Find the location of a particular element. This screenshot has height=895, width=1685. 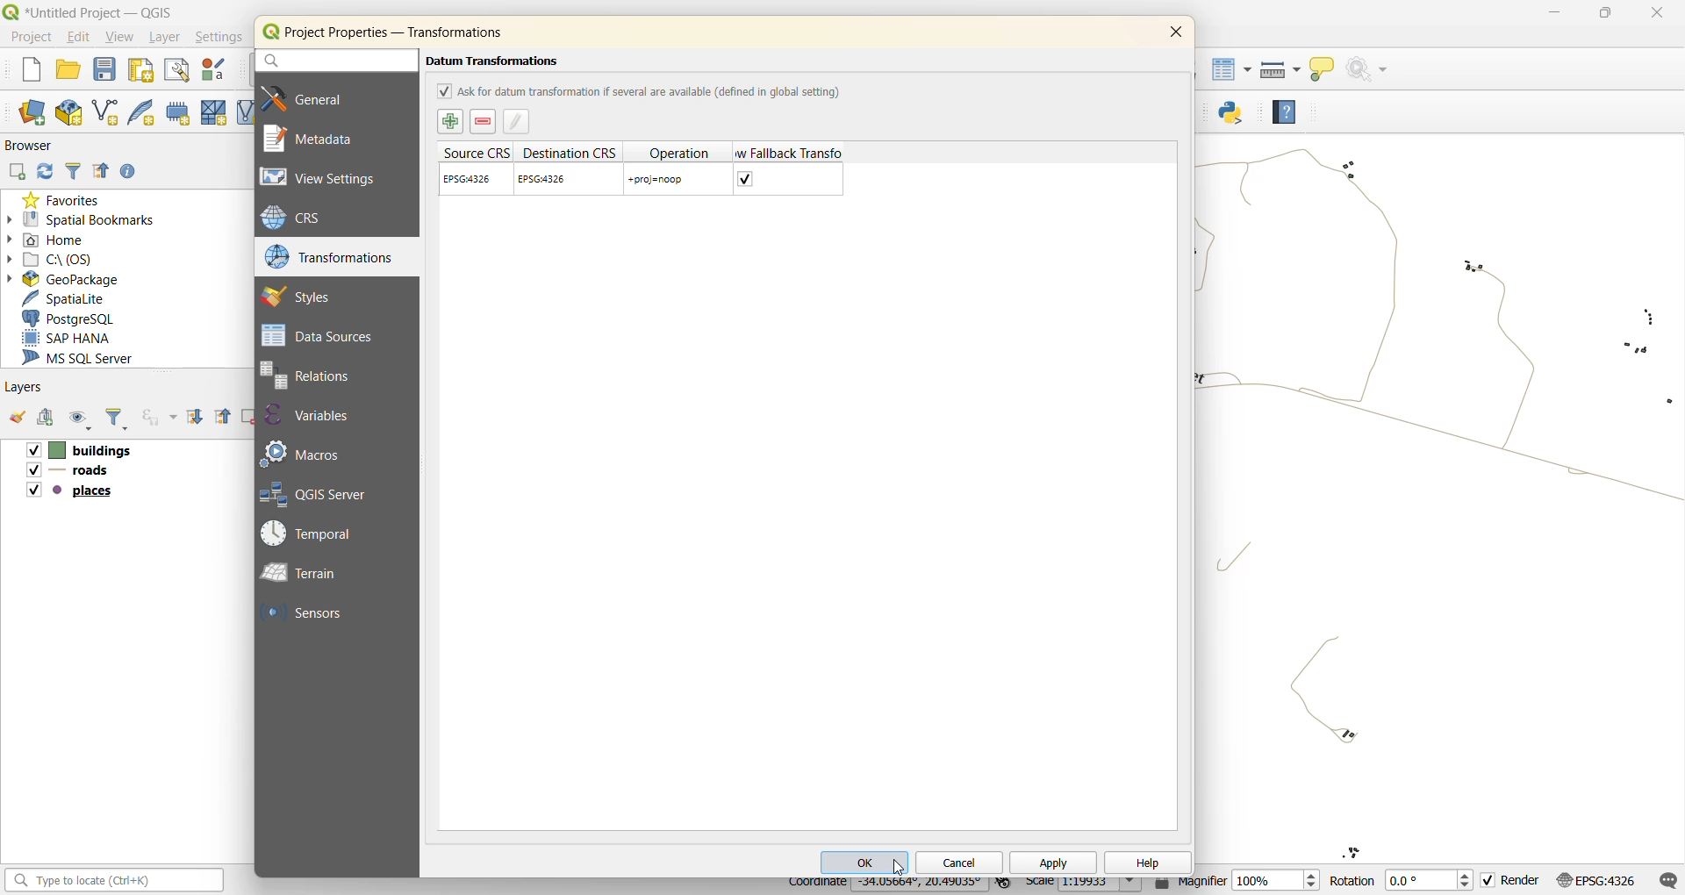

new data source manager is located at coordinates (37, 114).